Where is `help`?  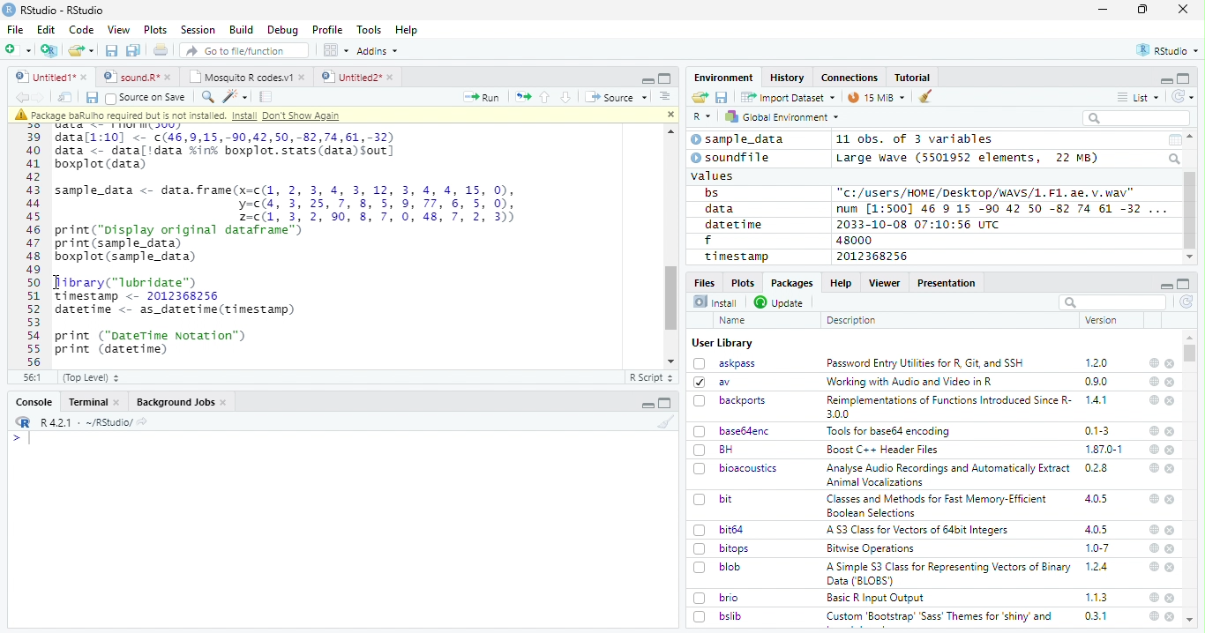
help is located at coordinates (1154, 597).